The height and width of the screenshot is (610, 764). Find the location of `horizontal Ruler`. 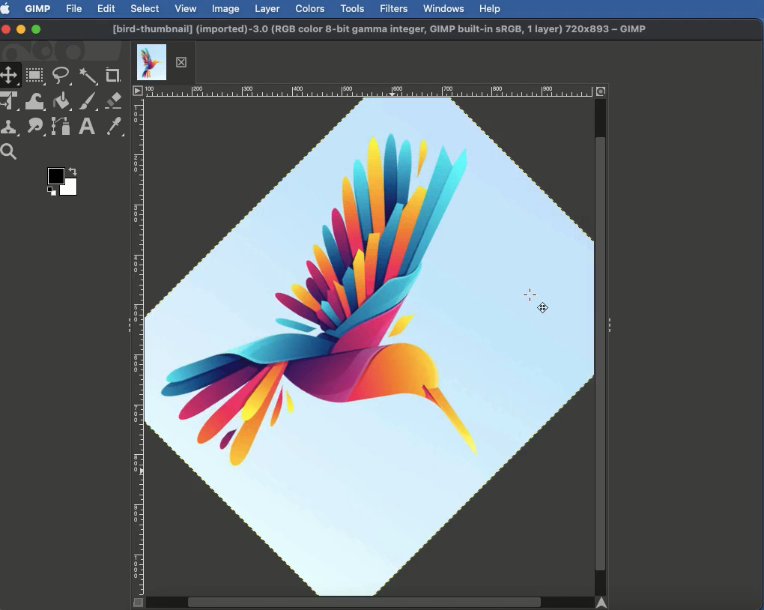

horizontal Ruler is located at coordinates (369, 91).